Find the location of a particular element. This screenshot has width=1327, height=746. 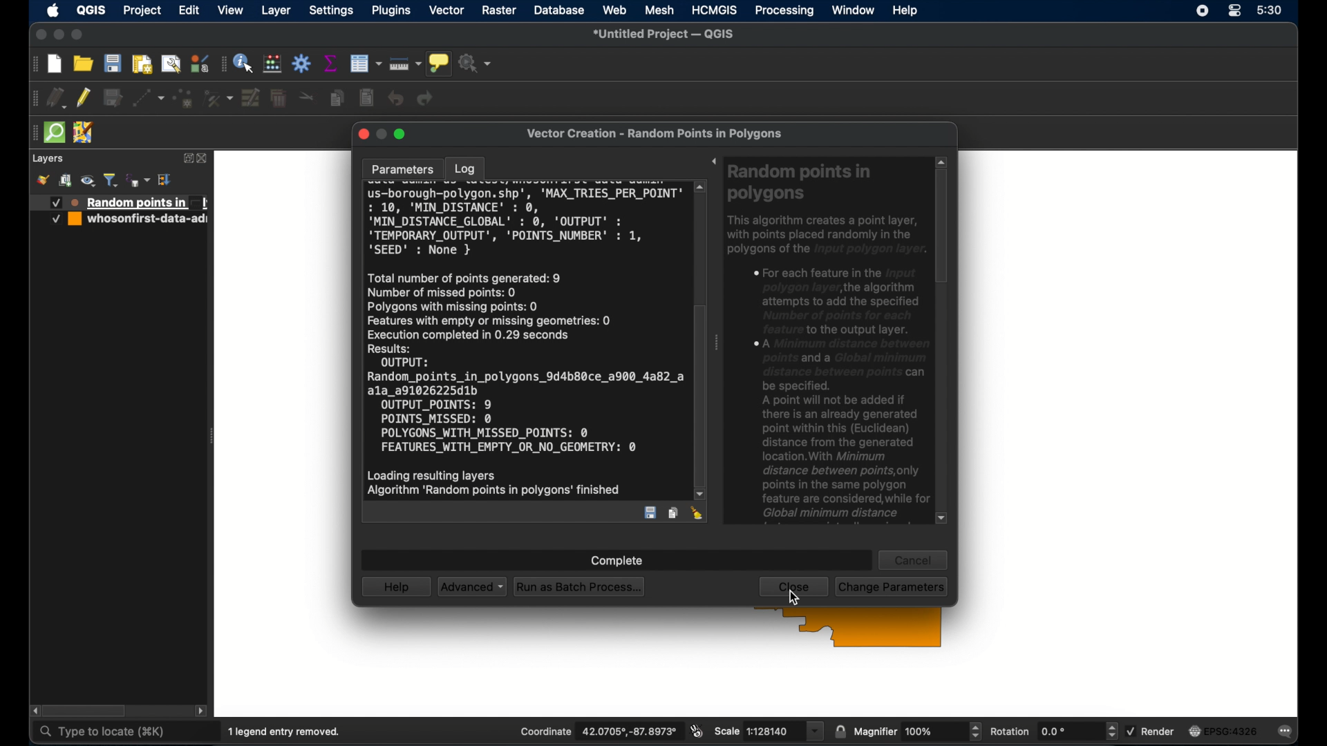

processing is located at coordinates (784, 10).